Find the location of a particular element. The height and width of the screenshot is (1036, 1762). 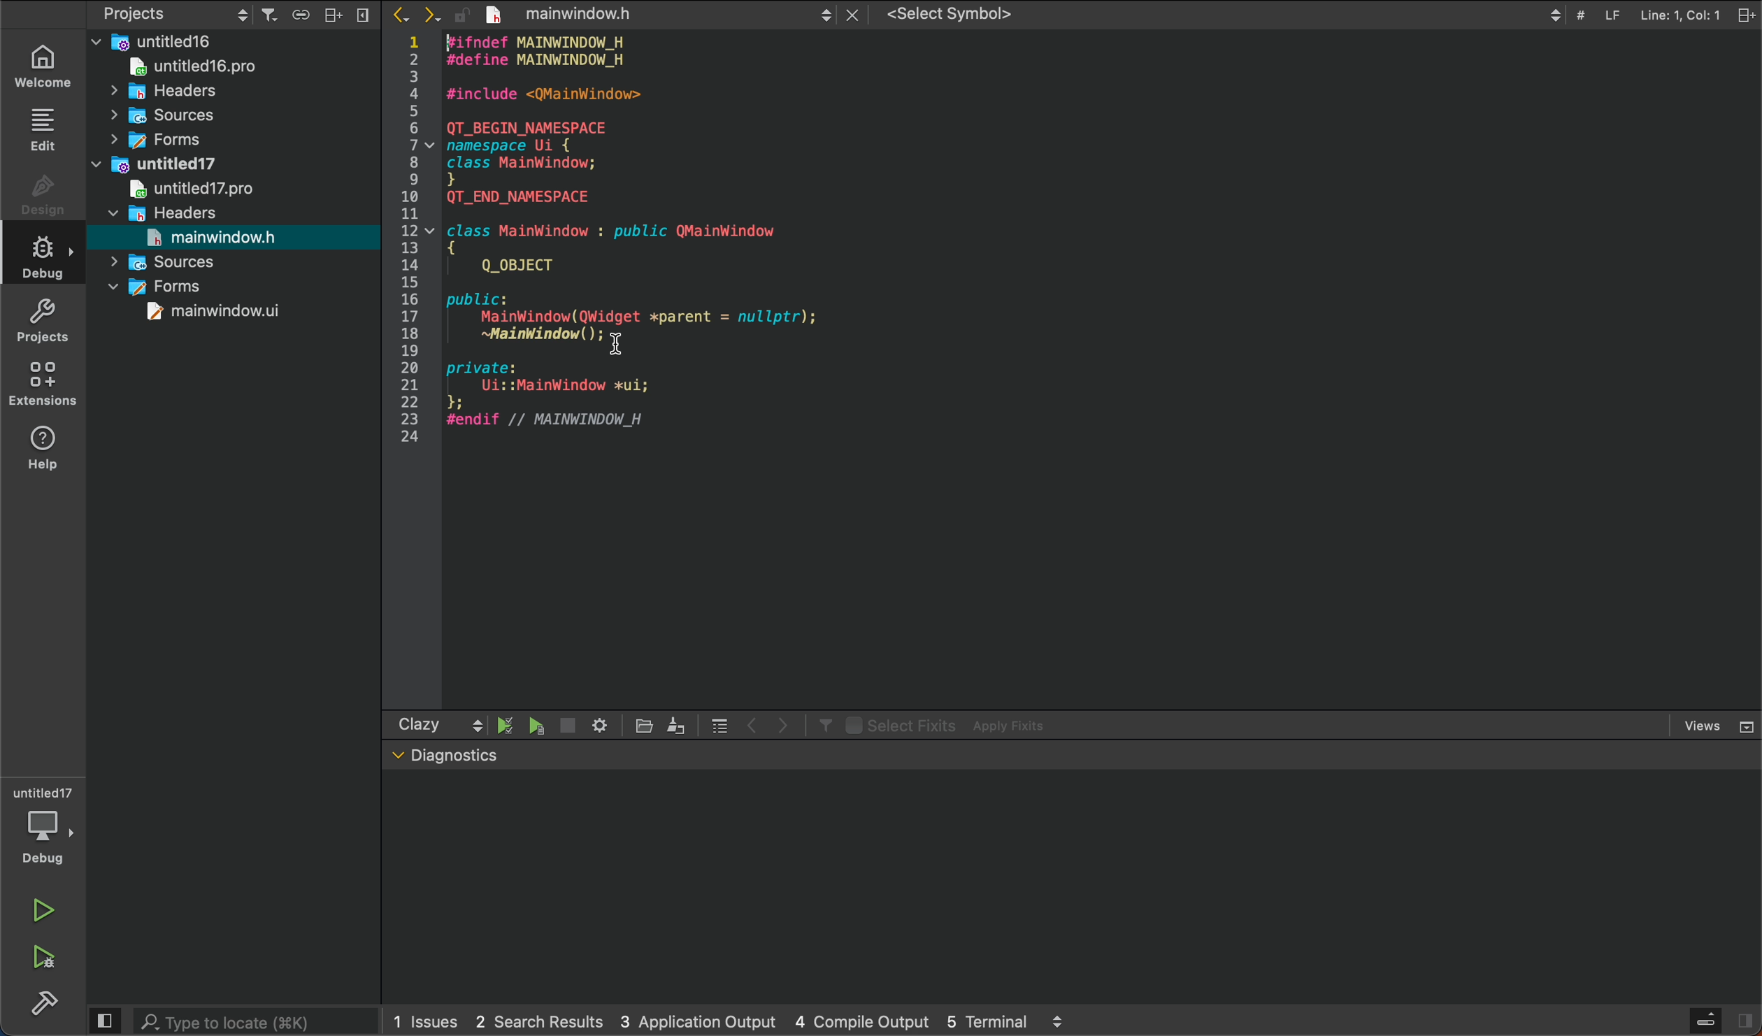

mainwindow.ui is located at coordinates (217, 313).